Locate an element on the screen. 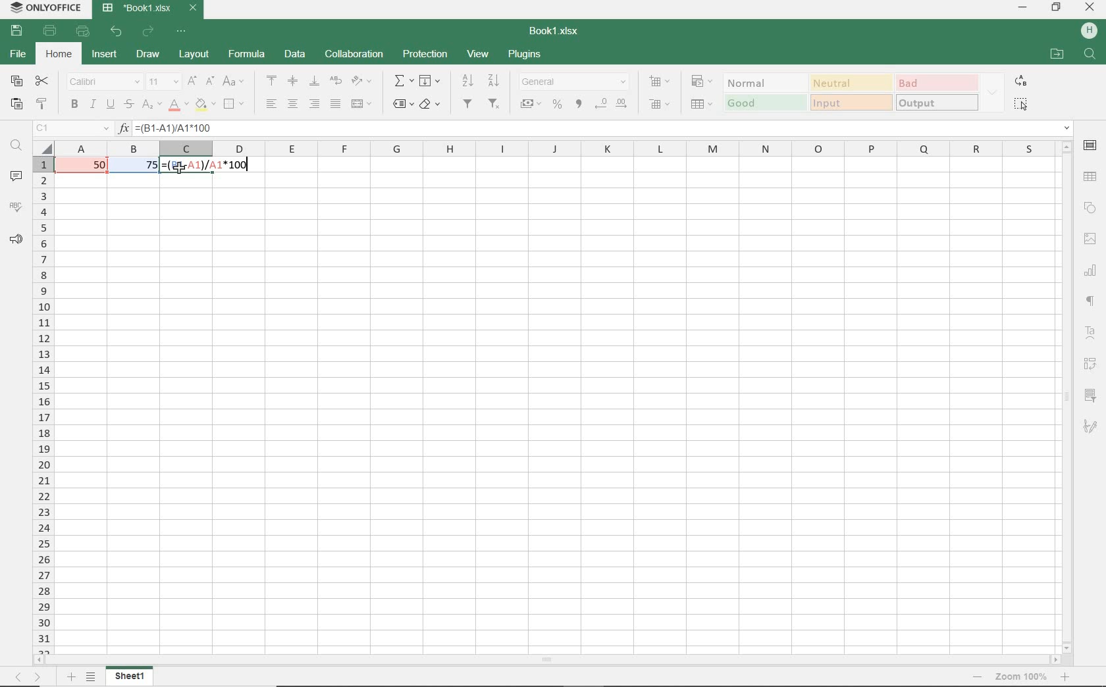  spell checking is located at coordinates (16, 207).